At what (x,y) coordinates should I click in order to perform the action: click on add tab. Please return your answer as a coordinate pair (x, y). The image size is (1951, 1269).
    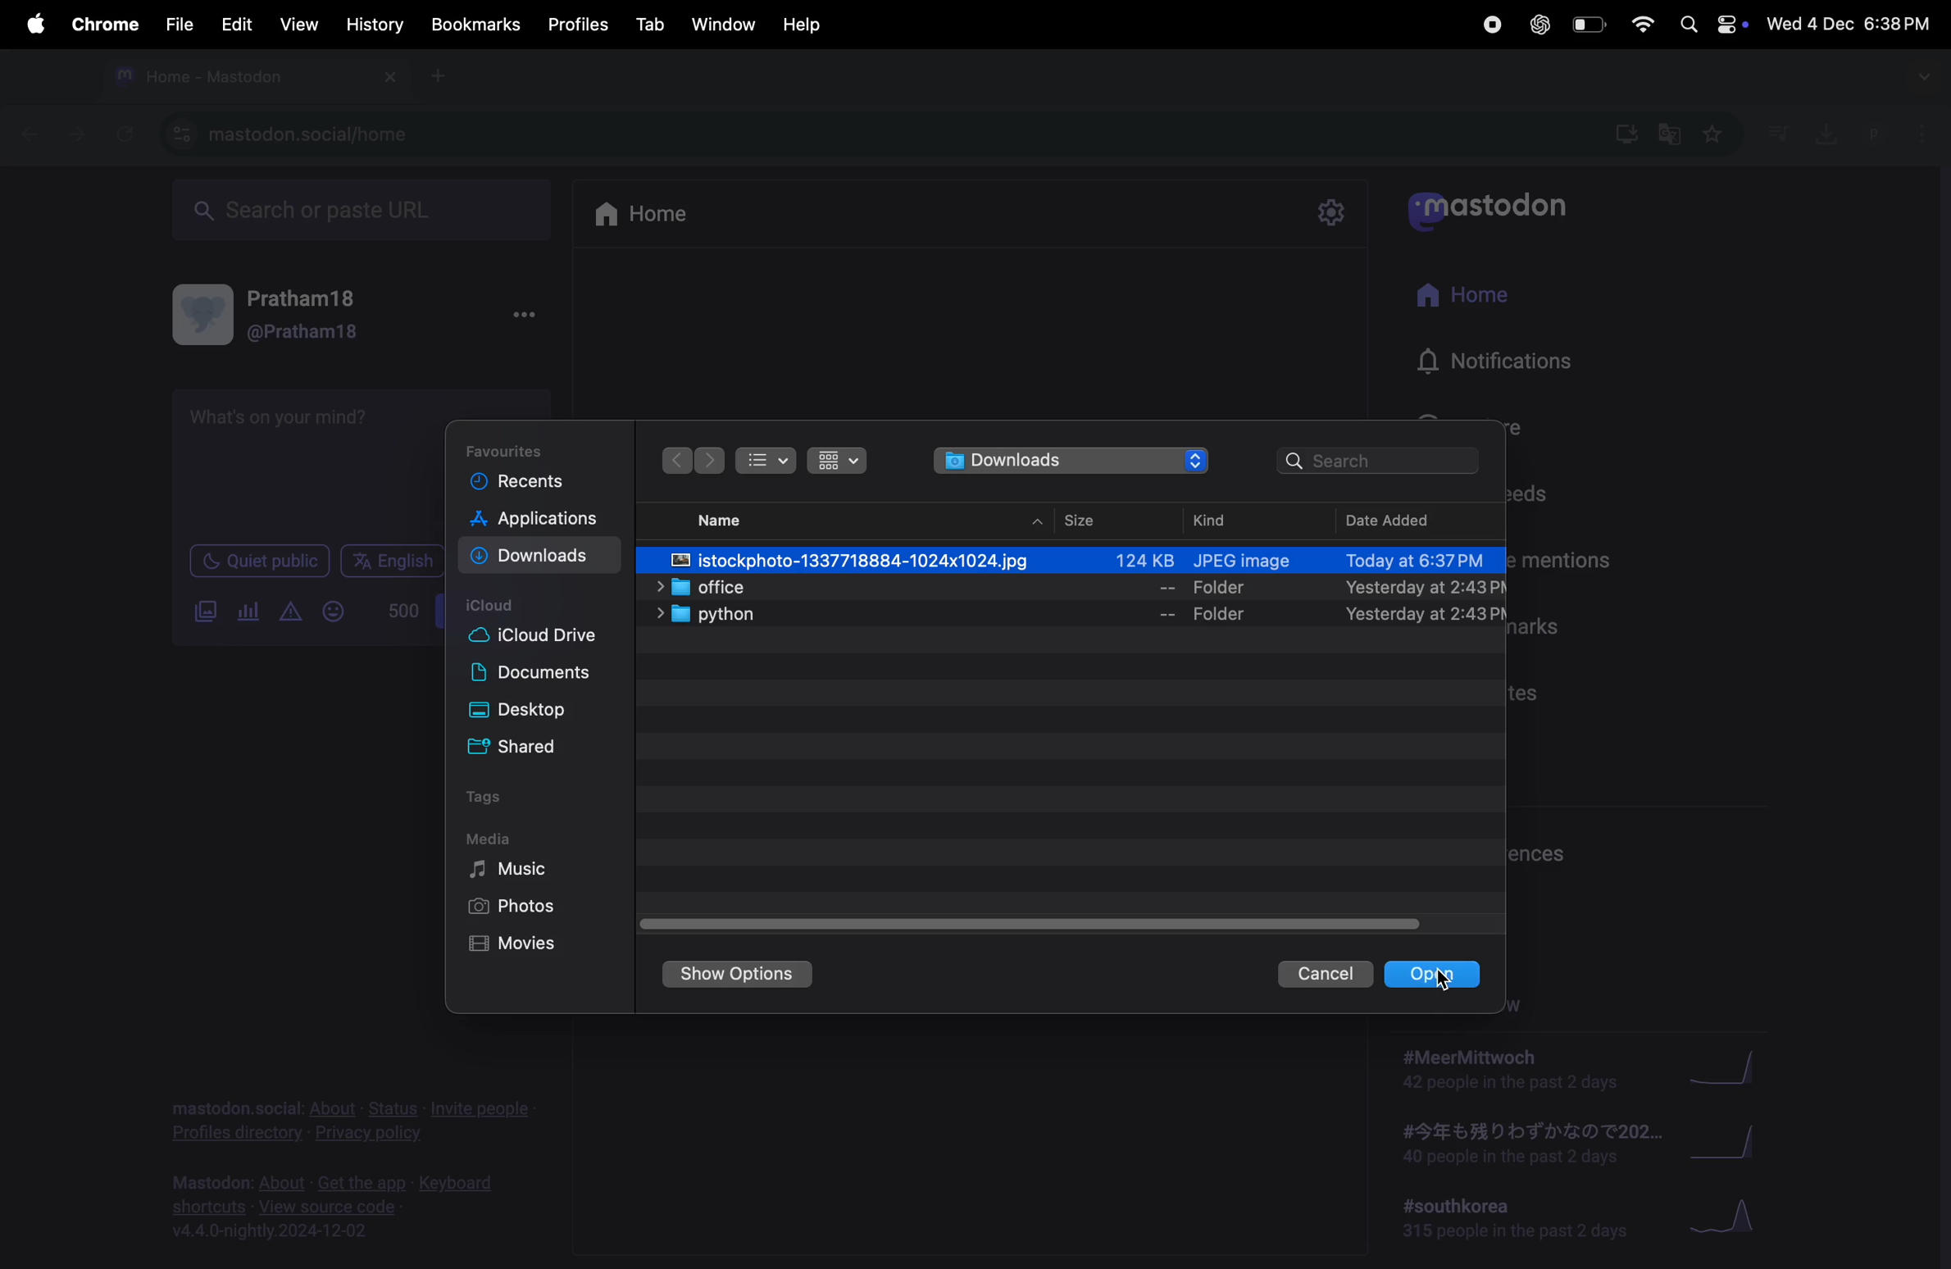
    Looking at the image, I should click on (443, 83).